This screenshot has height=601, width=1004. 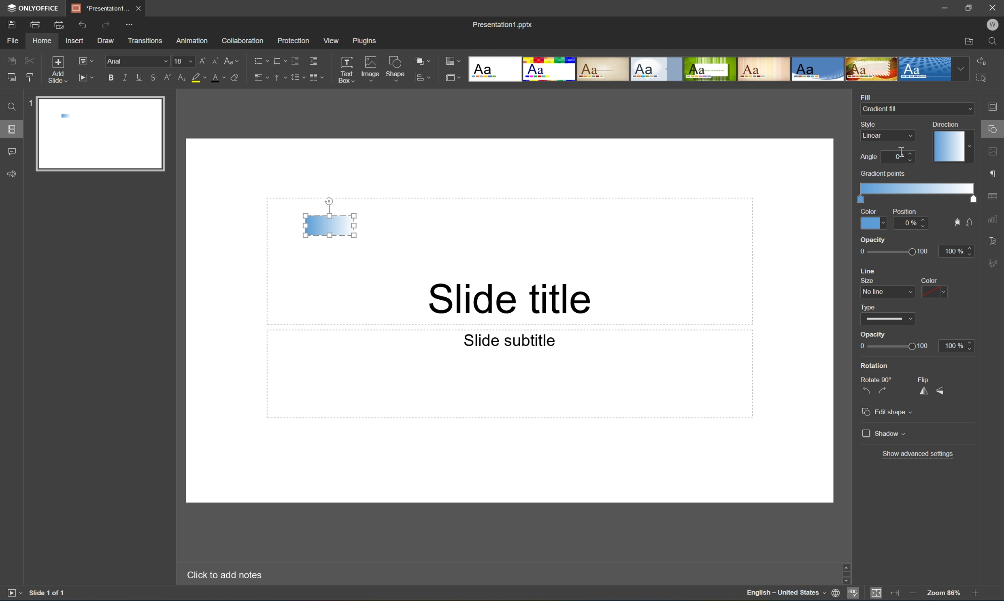 I want to click on Change color theme, so click(x=453, y=62).